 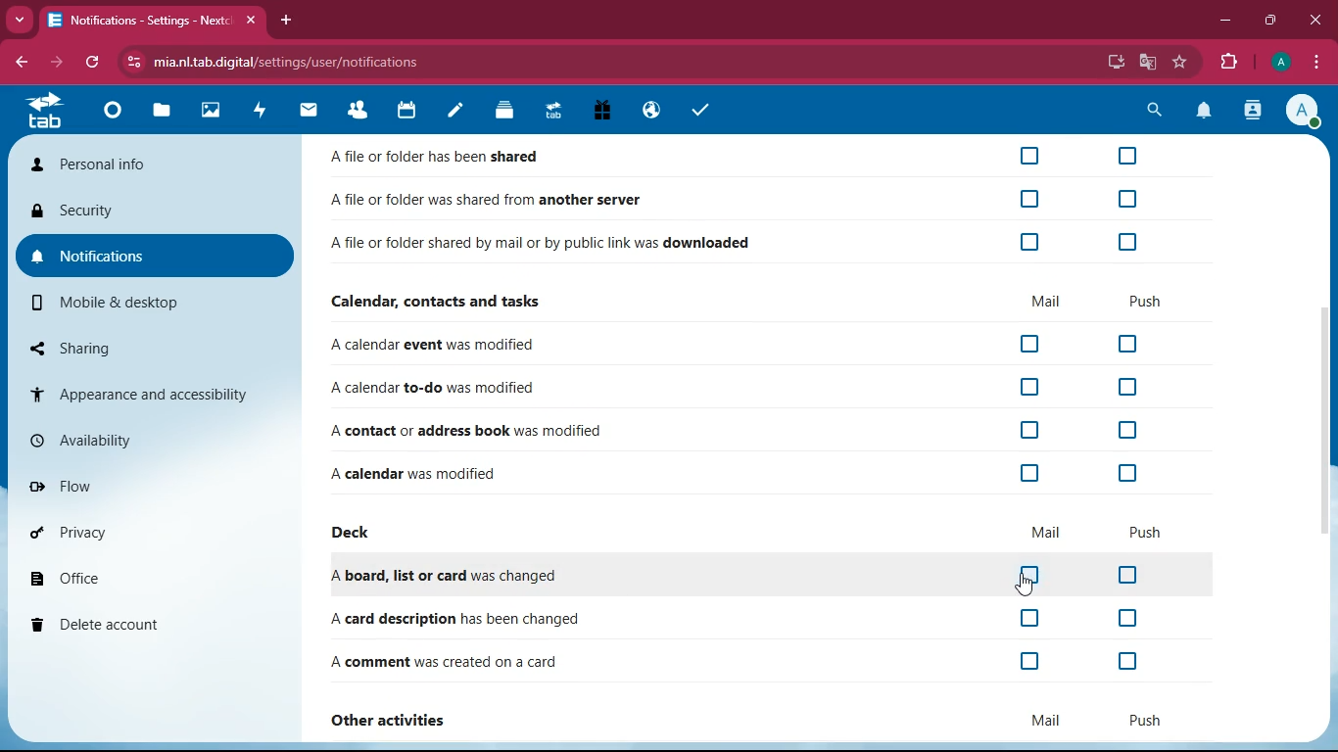 What do you see at coordinates (1047, 530) in the screenshot?
I see `mail` at bounding box center [1047, 530].